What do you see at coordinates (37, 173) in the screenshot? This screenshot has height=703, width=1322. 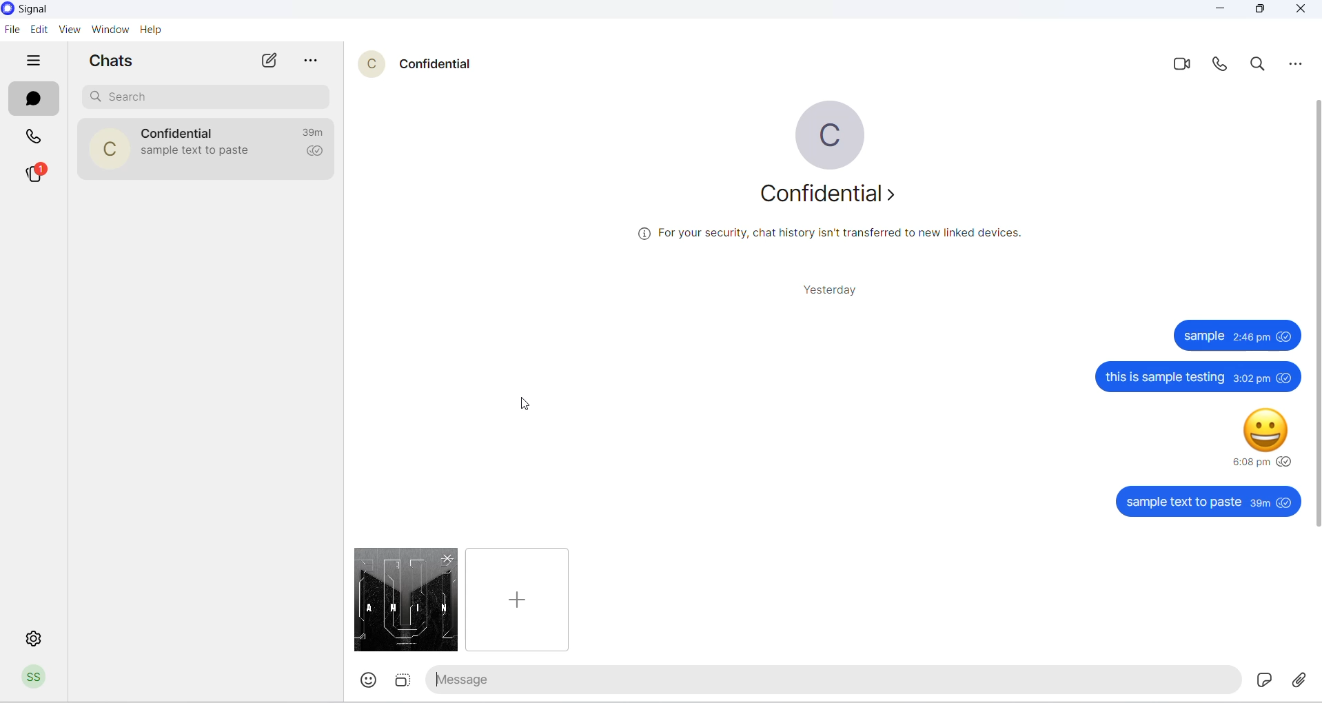 I see `stories` at bounding box center [37, 173].